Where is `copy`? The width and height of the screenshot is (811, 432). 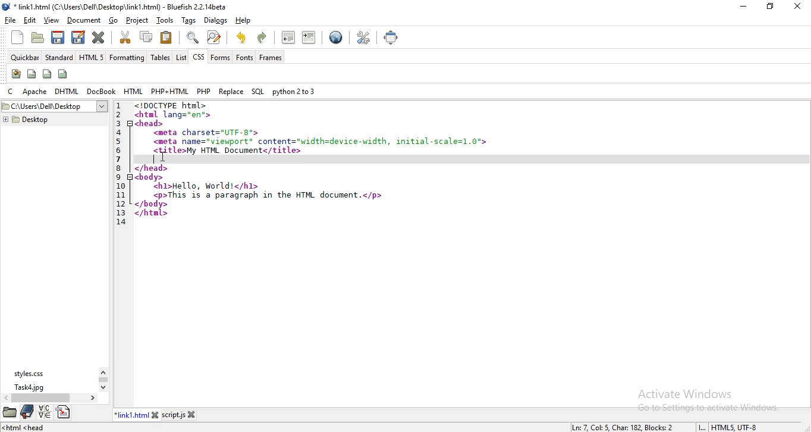 copy is located at coordinates (146, 36).